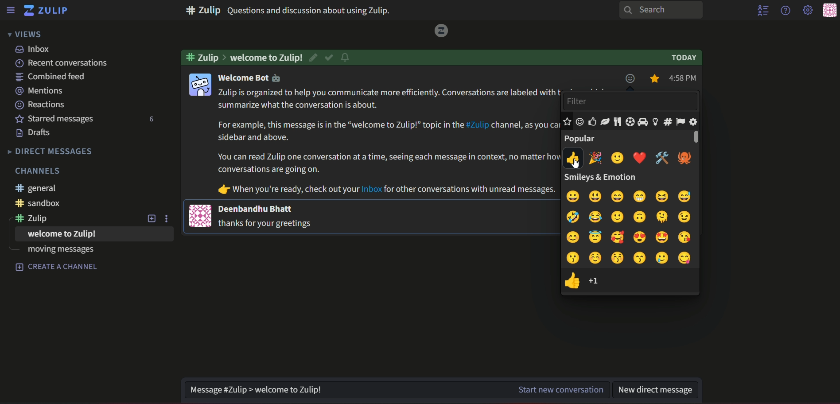 This screenshot has width=840, height=404. What do you see at coordinates (763, 11) in the screenshot?
I see `user list` at bounding box center [763, 11].